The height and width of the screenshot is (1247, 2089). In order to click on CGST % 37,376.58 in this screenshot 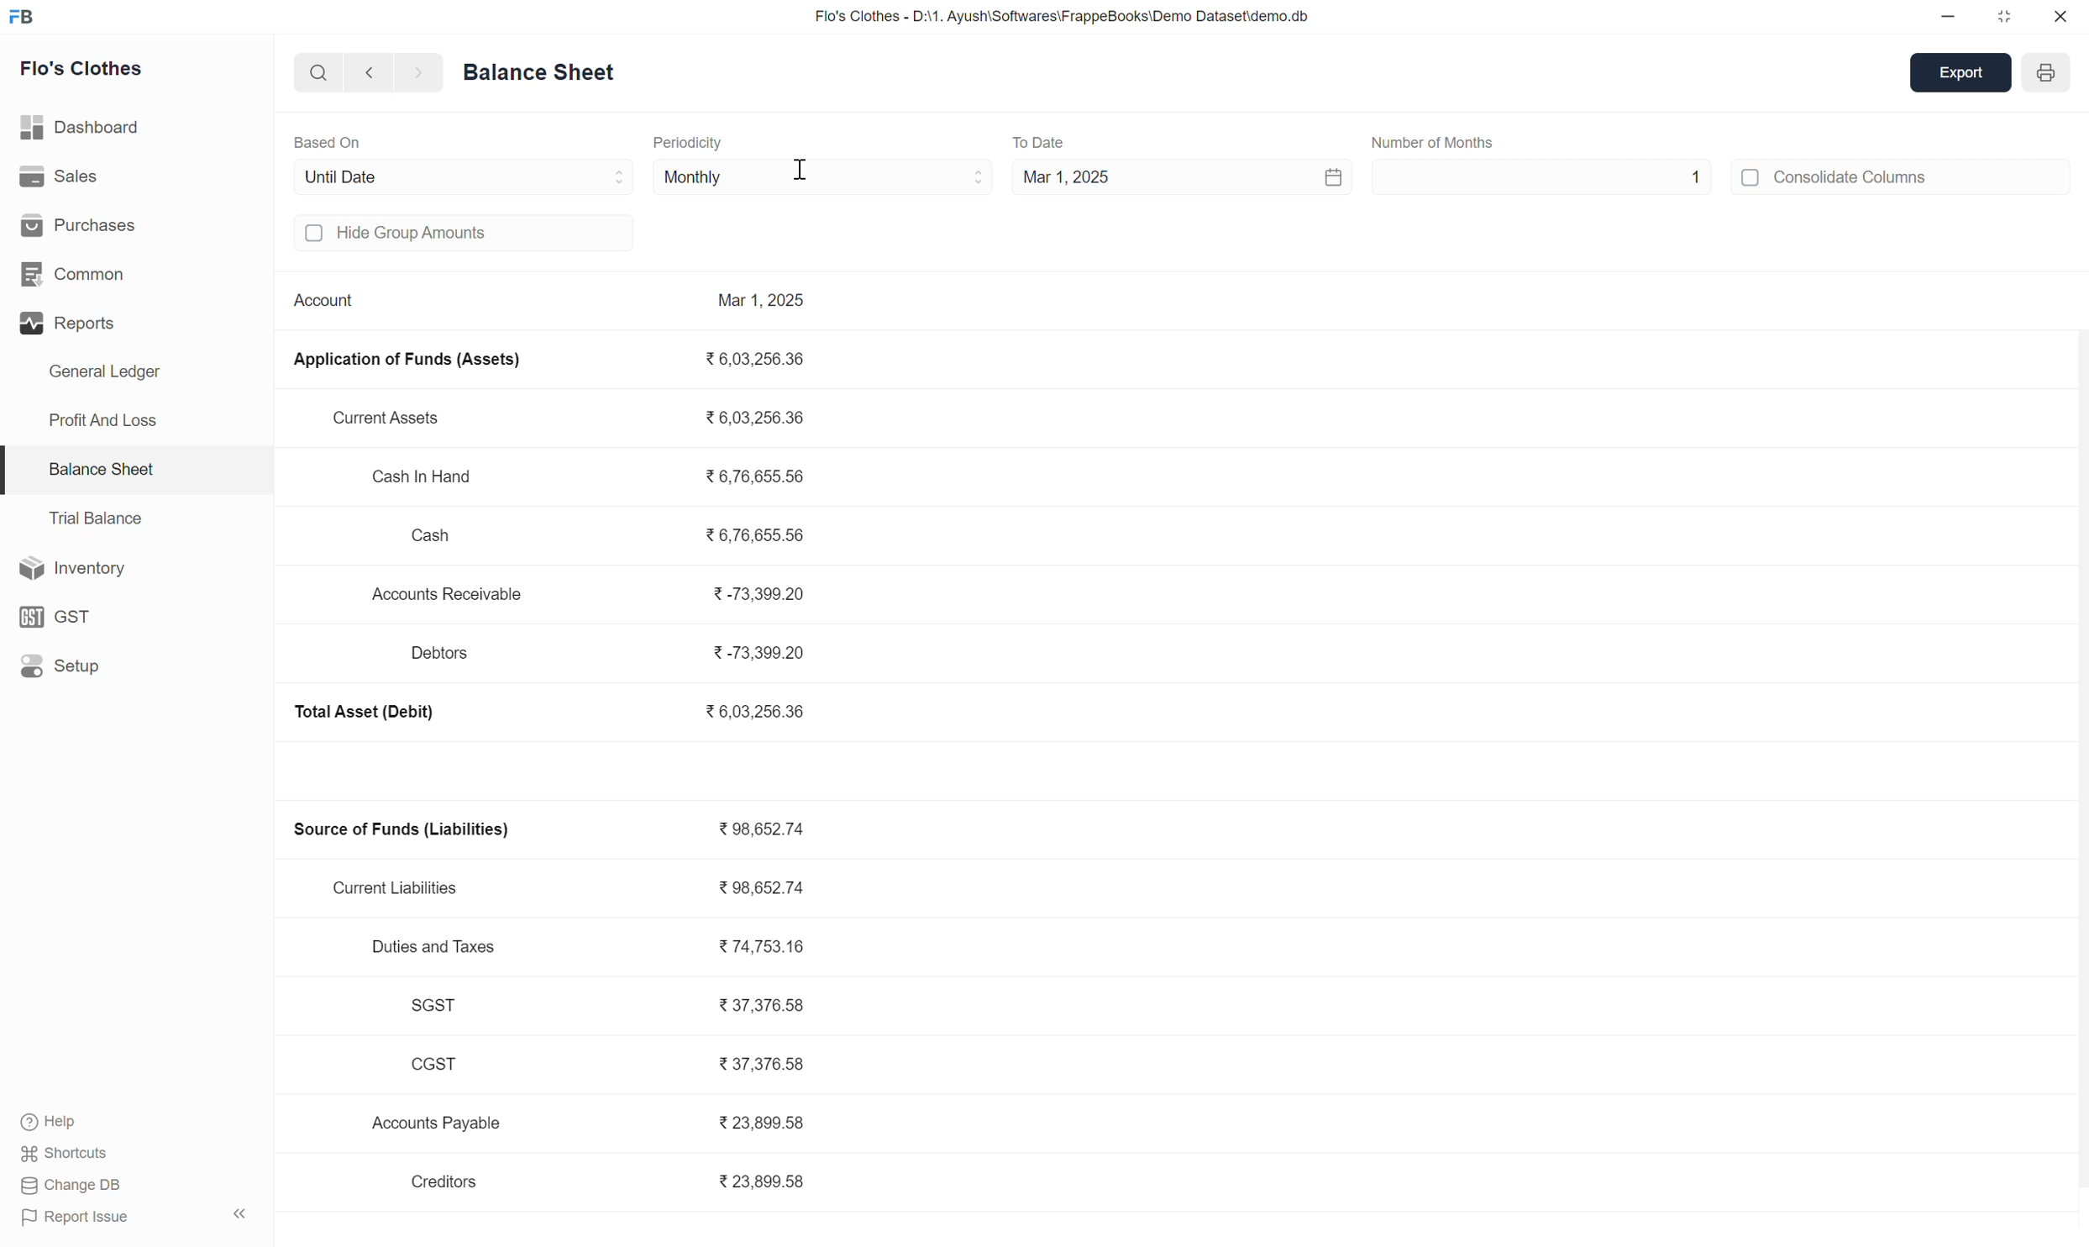, I will do `click(613, 1065)`.